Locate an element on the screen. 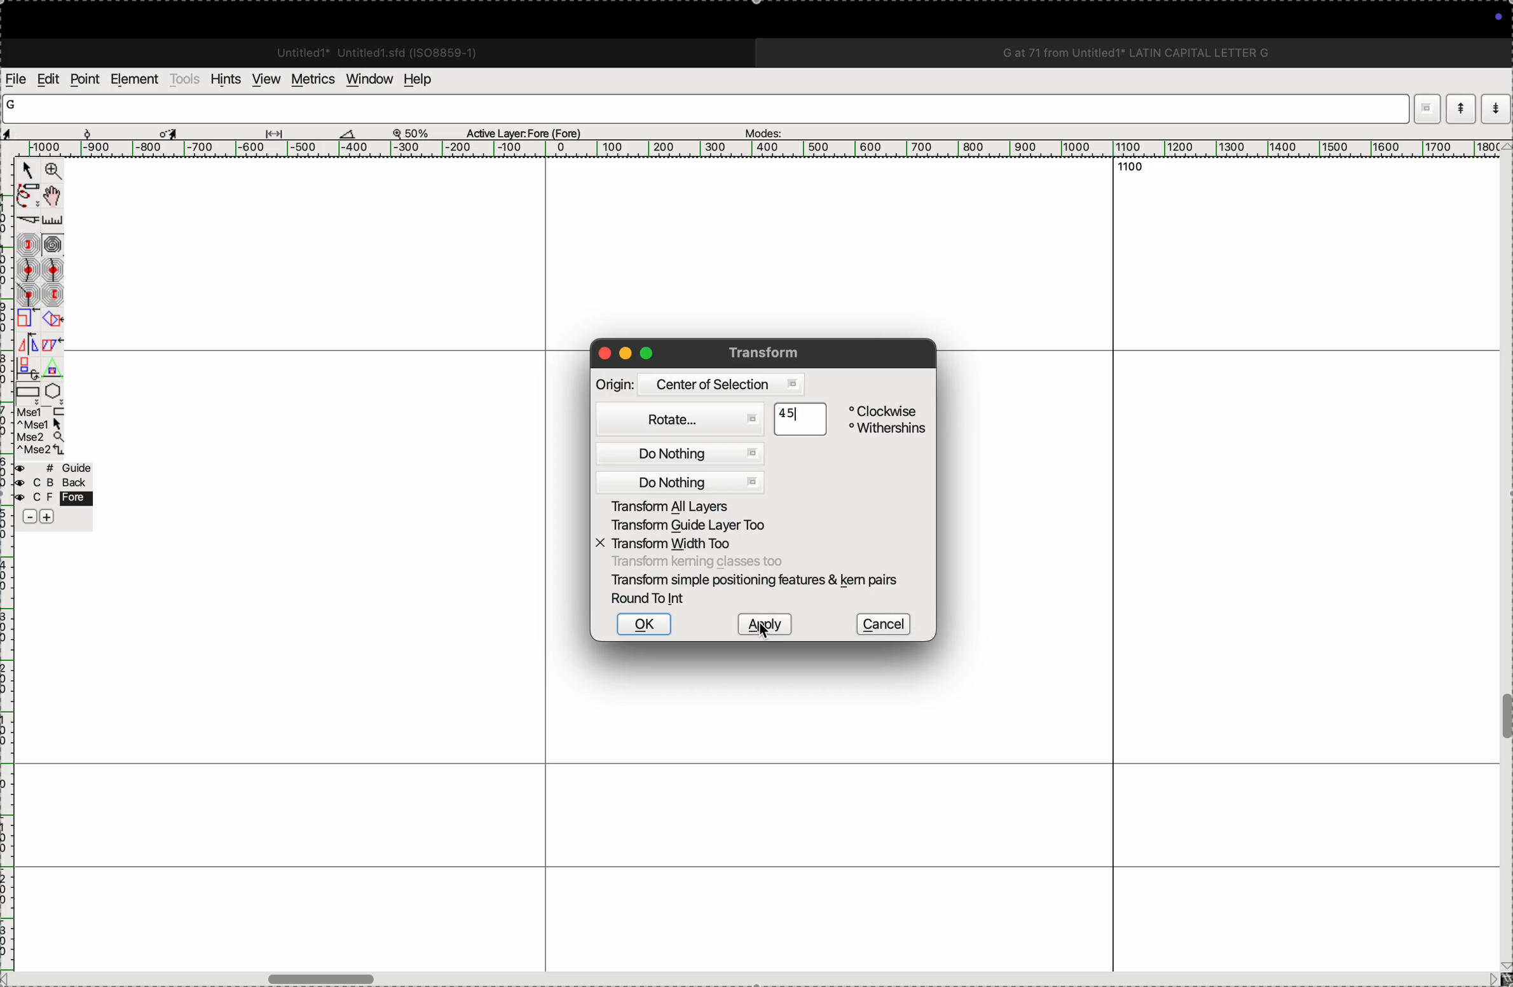  transform guide layer too is located at coordinates (705, 525).